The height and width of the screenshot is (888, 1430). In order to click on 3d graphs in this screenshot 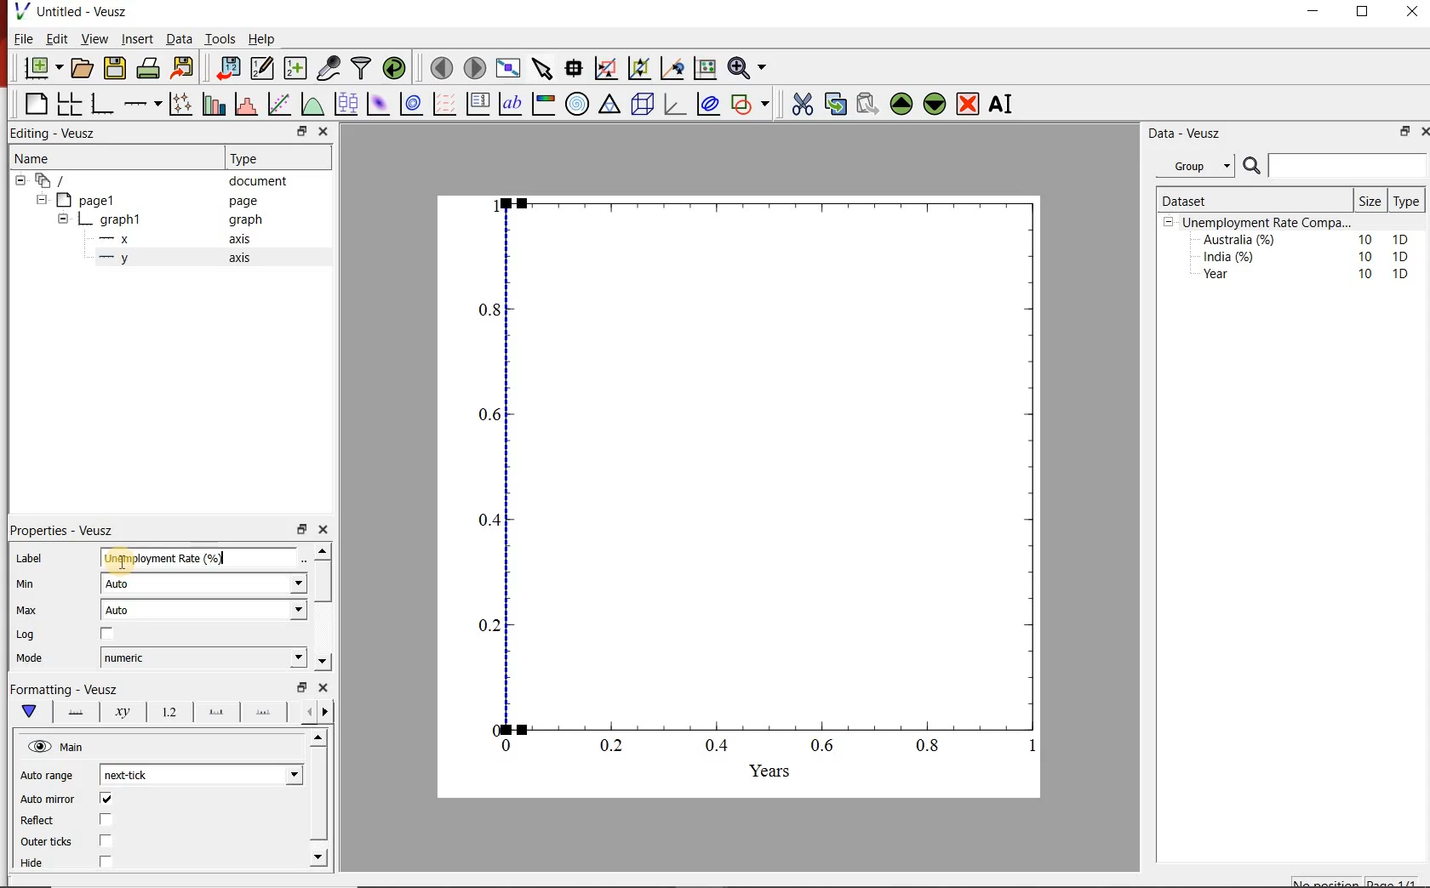, I will do `click(674, 104)`.